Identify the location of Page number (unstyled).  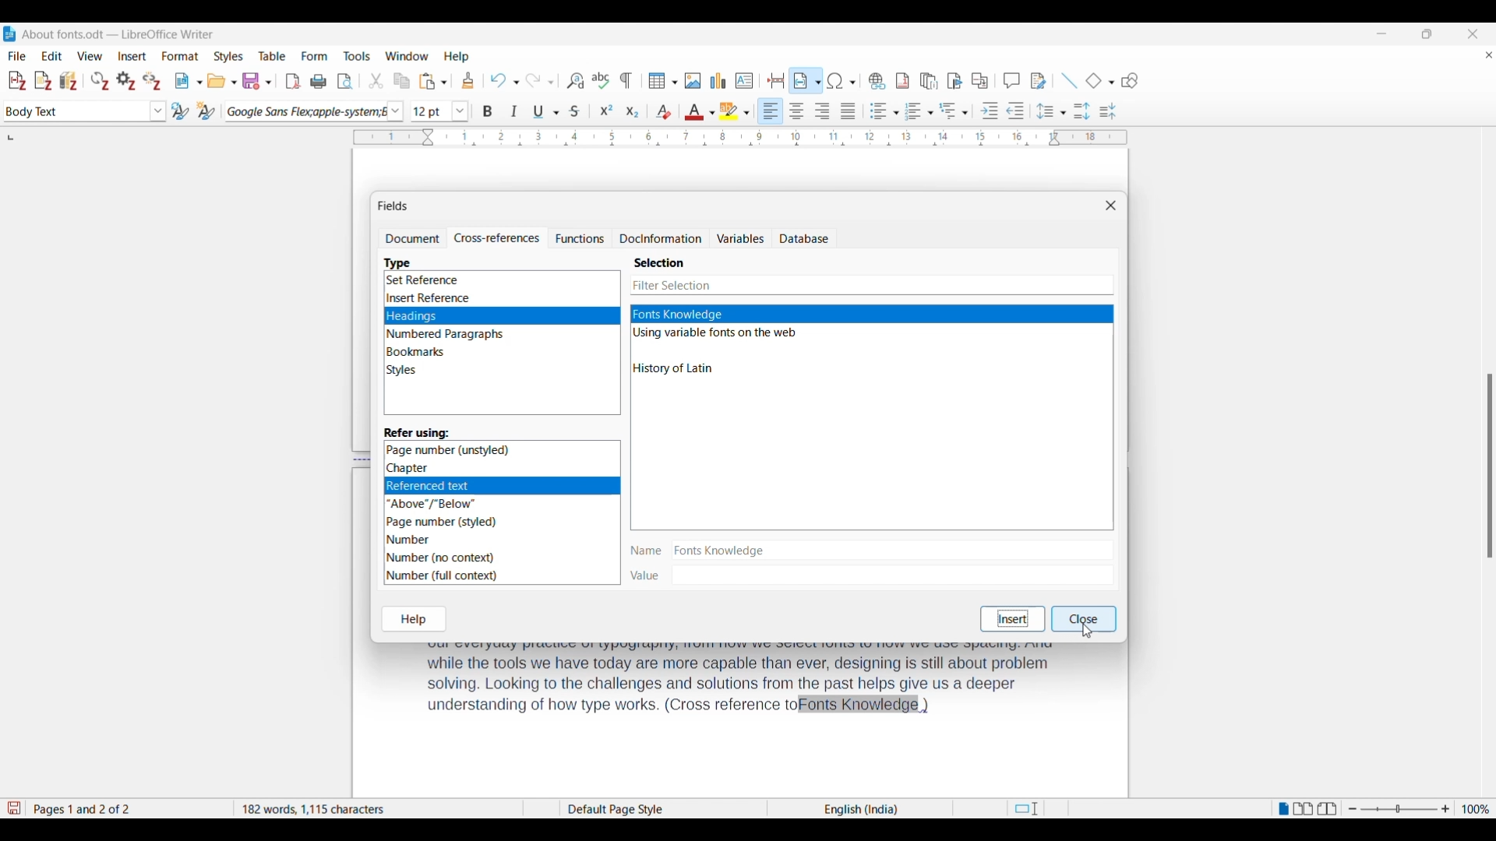
(450, 449).